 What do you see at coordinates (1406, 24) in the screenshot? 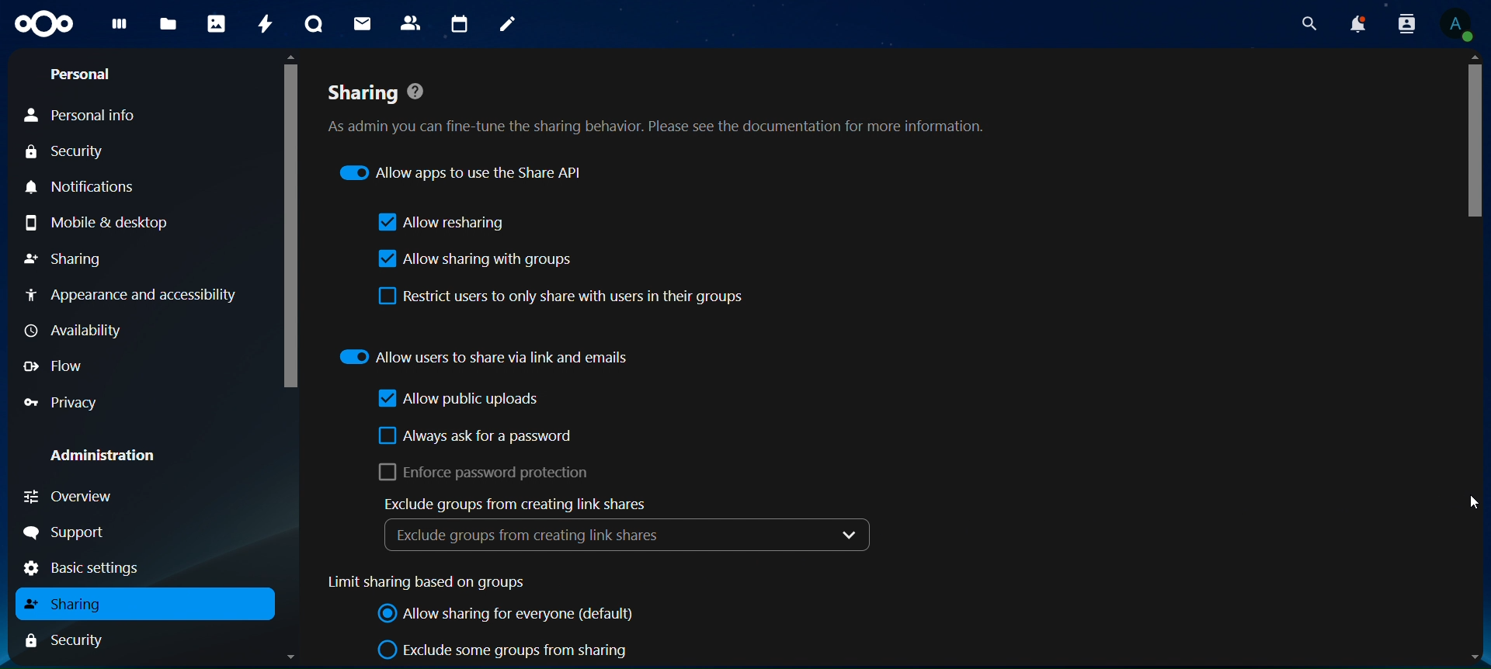
I see `search contacts` at bounding box center [1406, 24].